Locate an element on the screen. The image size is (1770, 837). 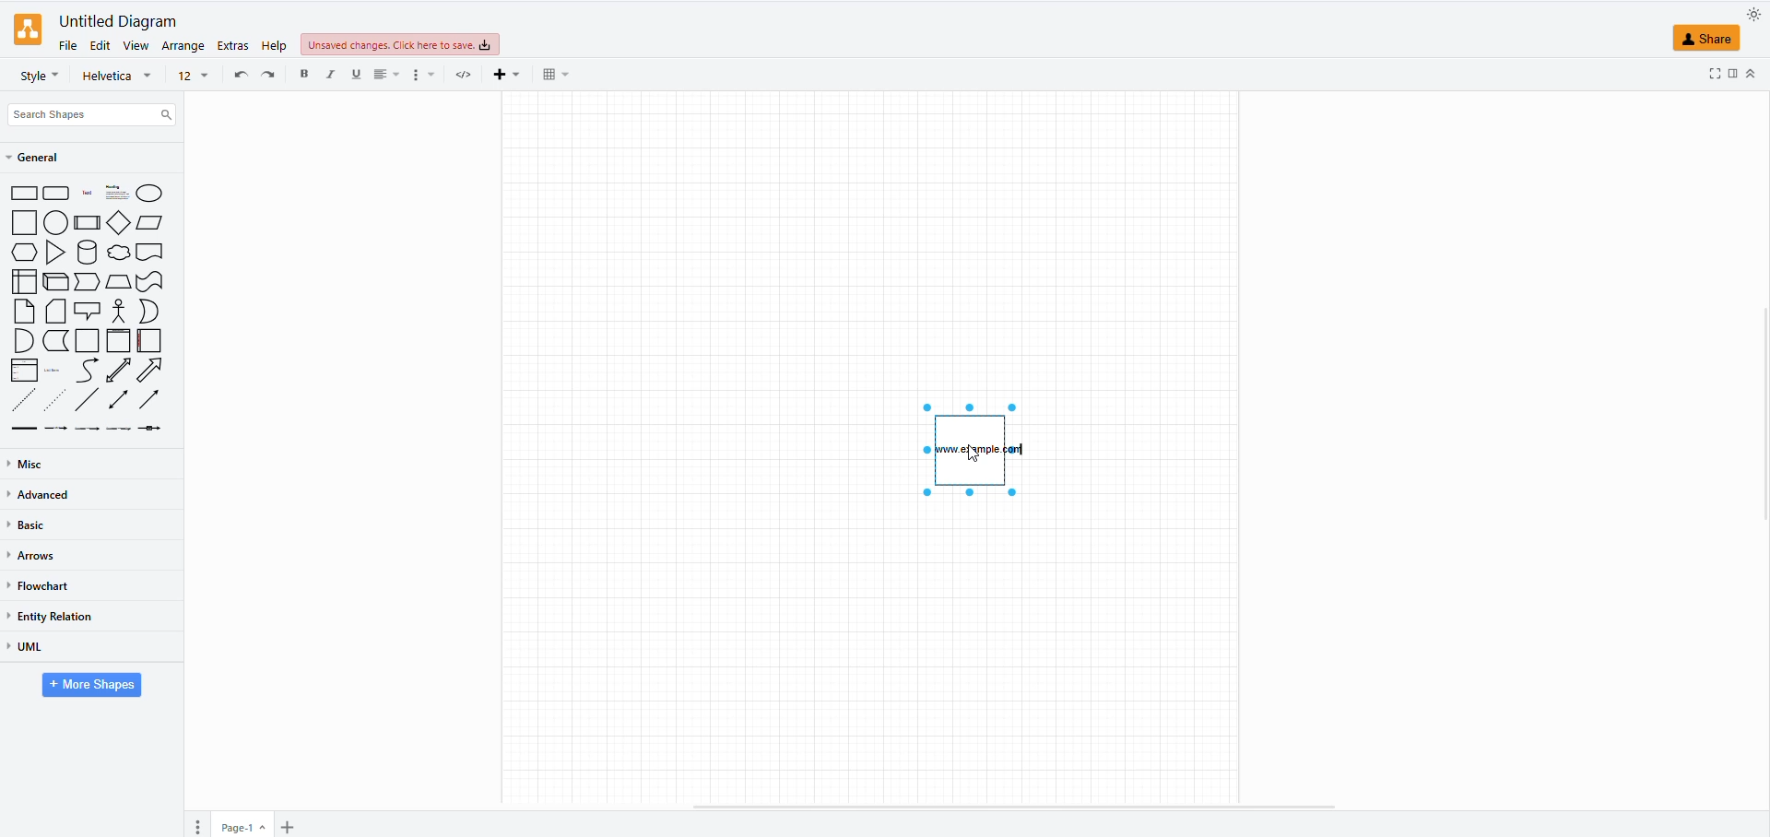
cylinder is located at coordinates (88, 254).